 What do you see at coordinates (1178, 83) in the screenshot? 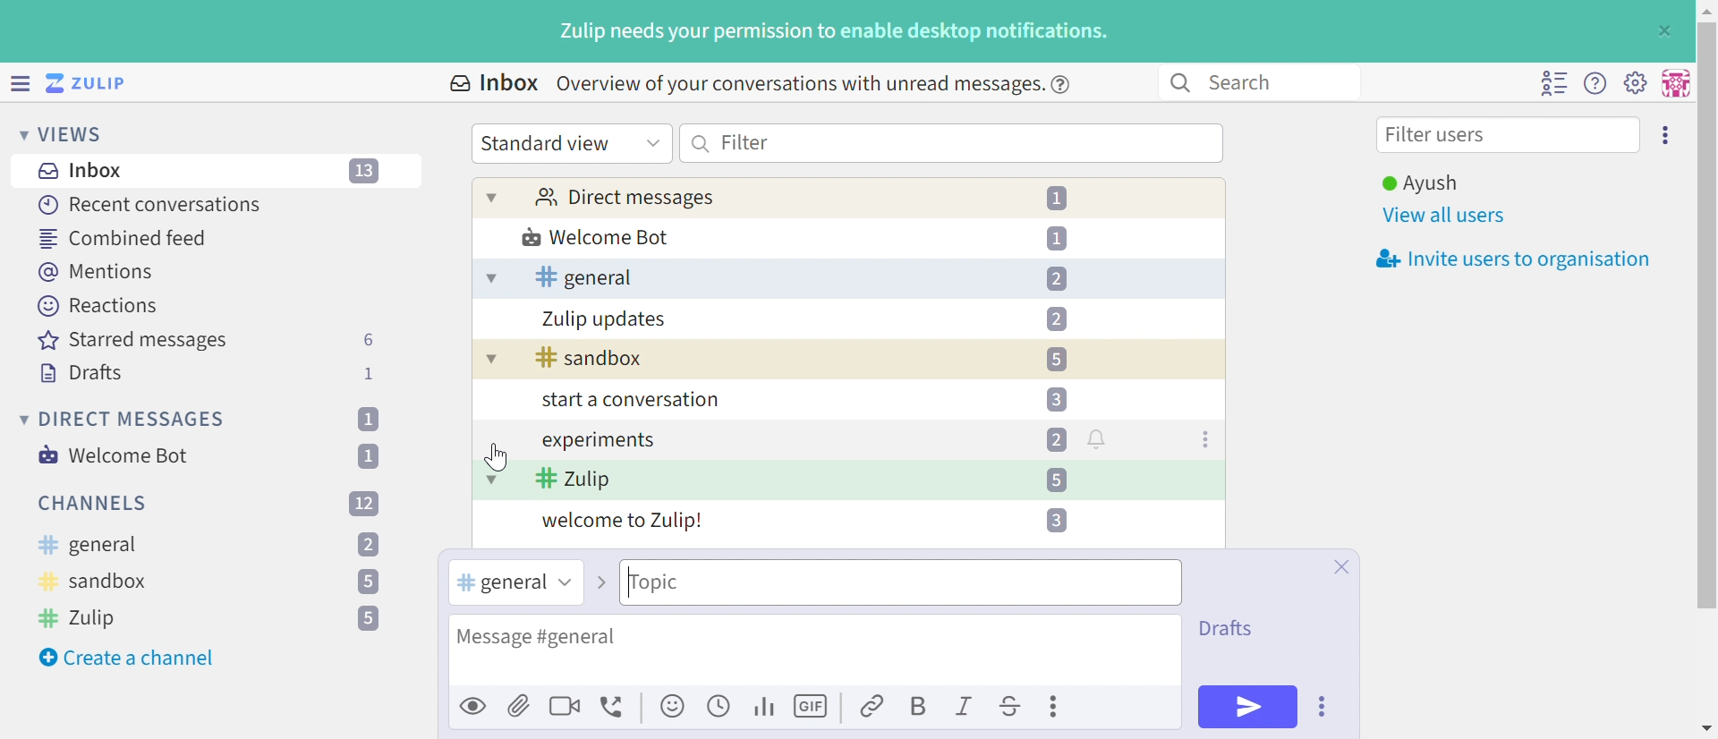
I see `Search` at bounding box center [1178, 83].